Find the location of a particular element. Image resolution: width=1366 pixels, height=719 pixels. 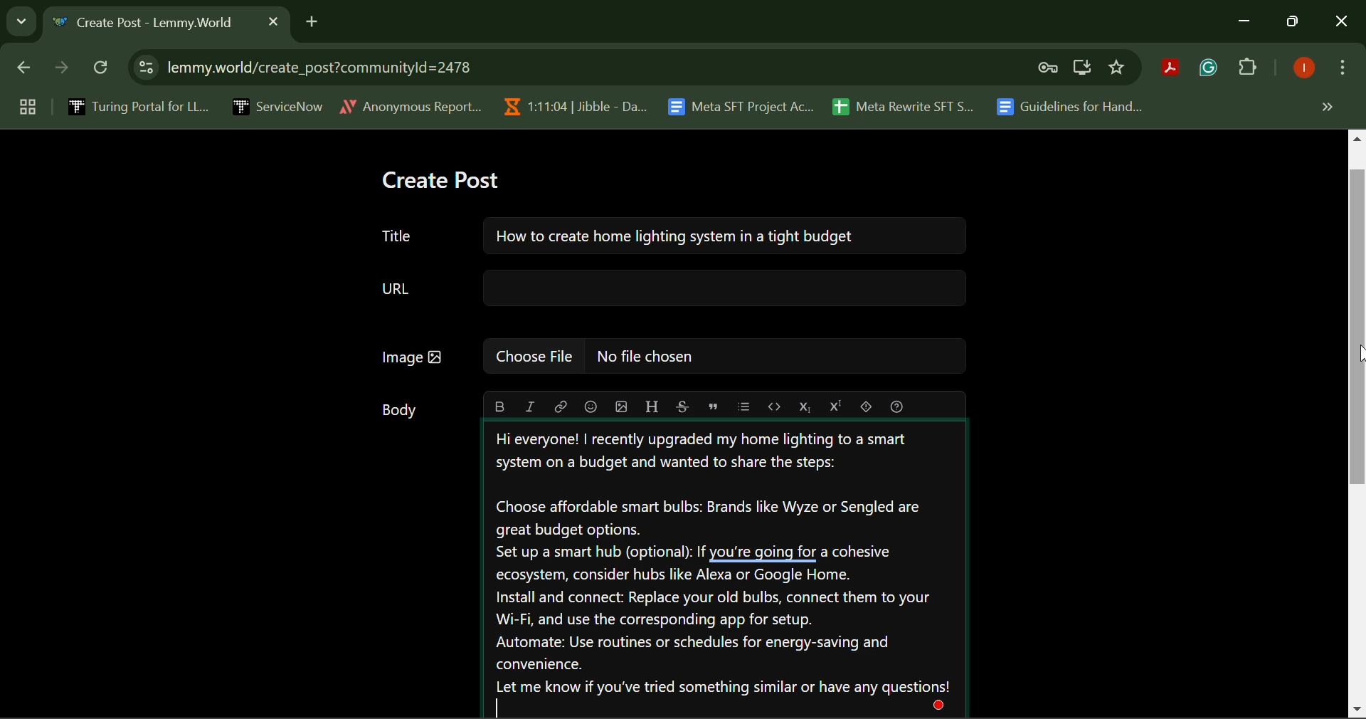

Create Post Heading  is located at coordinates (440, 182).